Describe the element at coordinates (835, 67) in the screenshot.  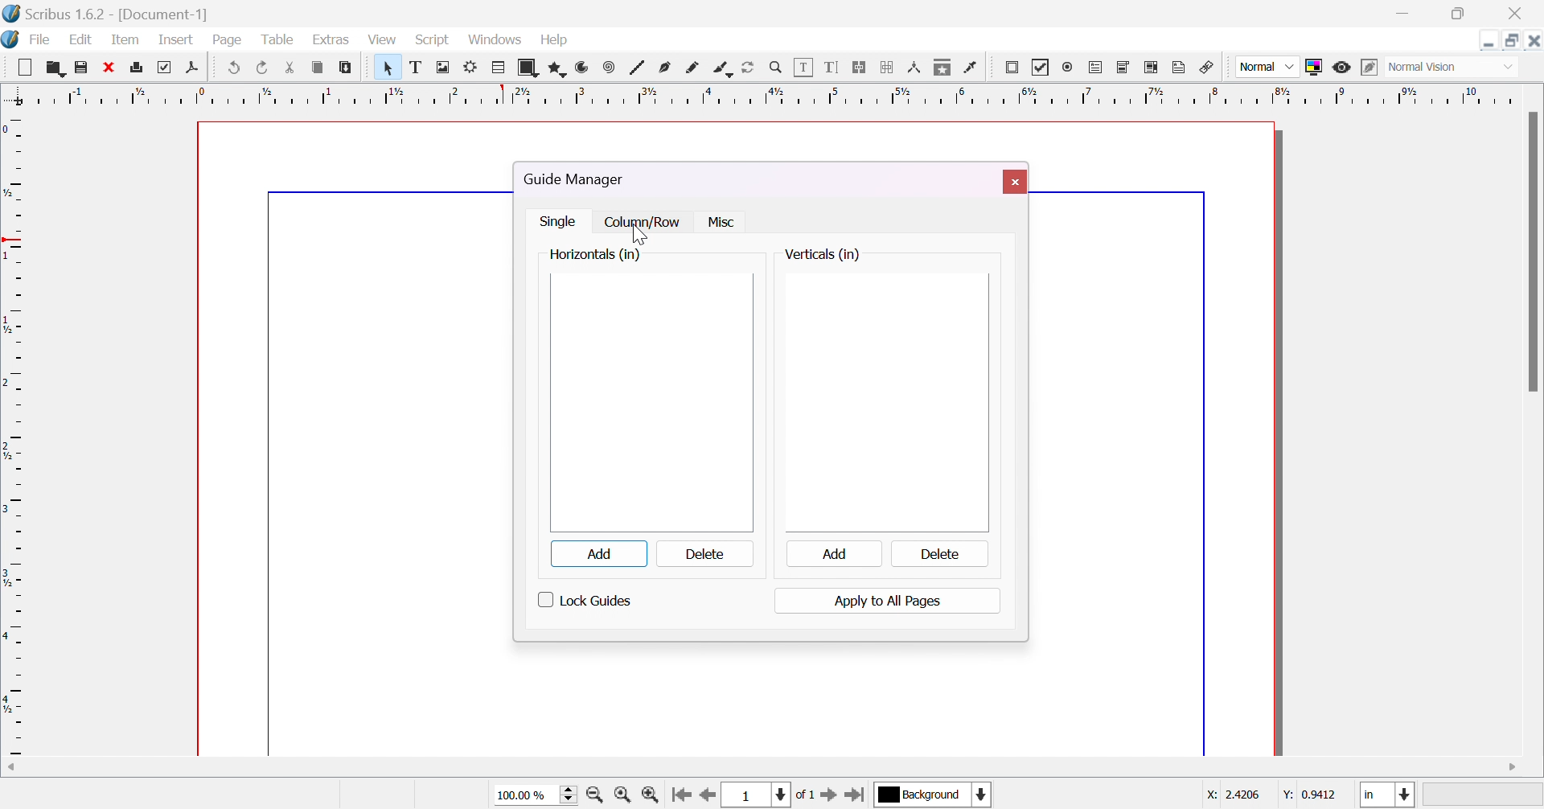
I see `edit text with story editor` at that location.